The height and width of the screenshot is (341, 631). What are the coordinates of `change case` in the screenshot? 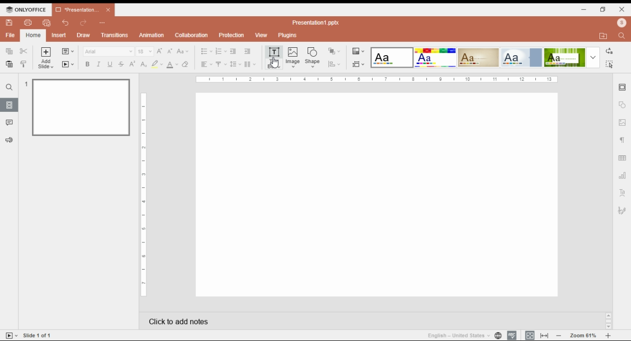 It's located at (182, 51).